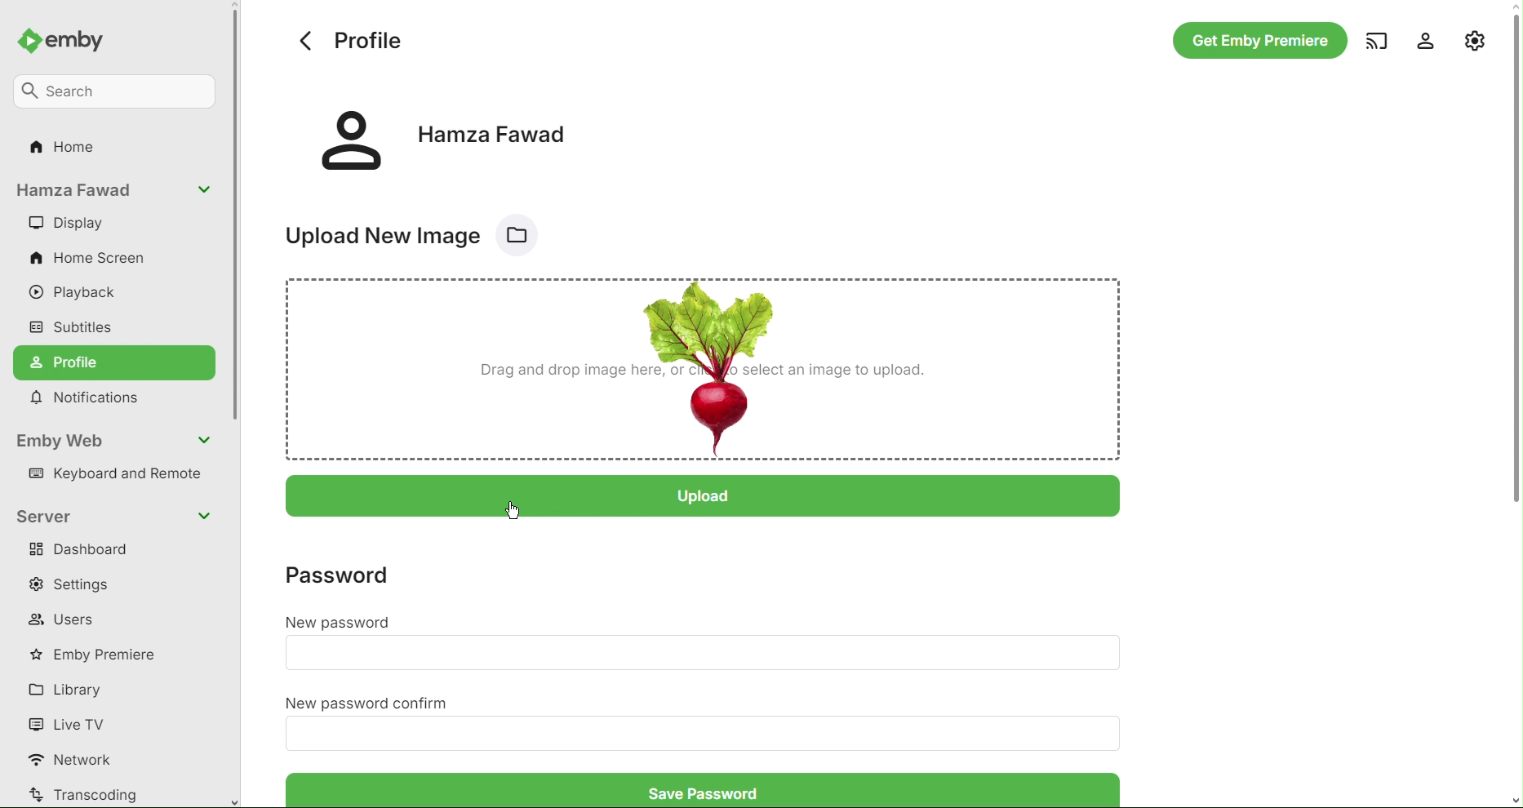 This screenshot has width=1523, height=808. Describe the element at coordinates (69, 38) in the screenshot. I see `Emby` at that location.